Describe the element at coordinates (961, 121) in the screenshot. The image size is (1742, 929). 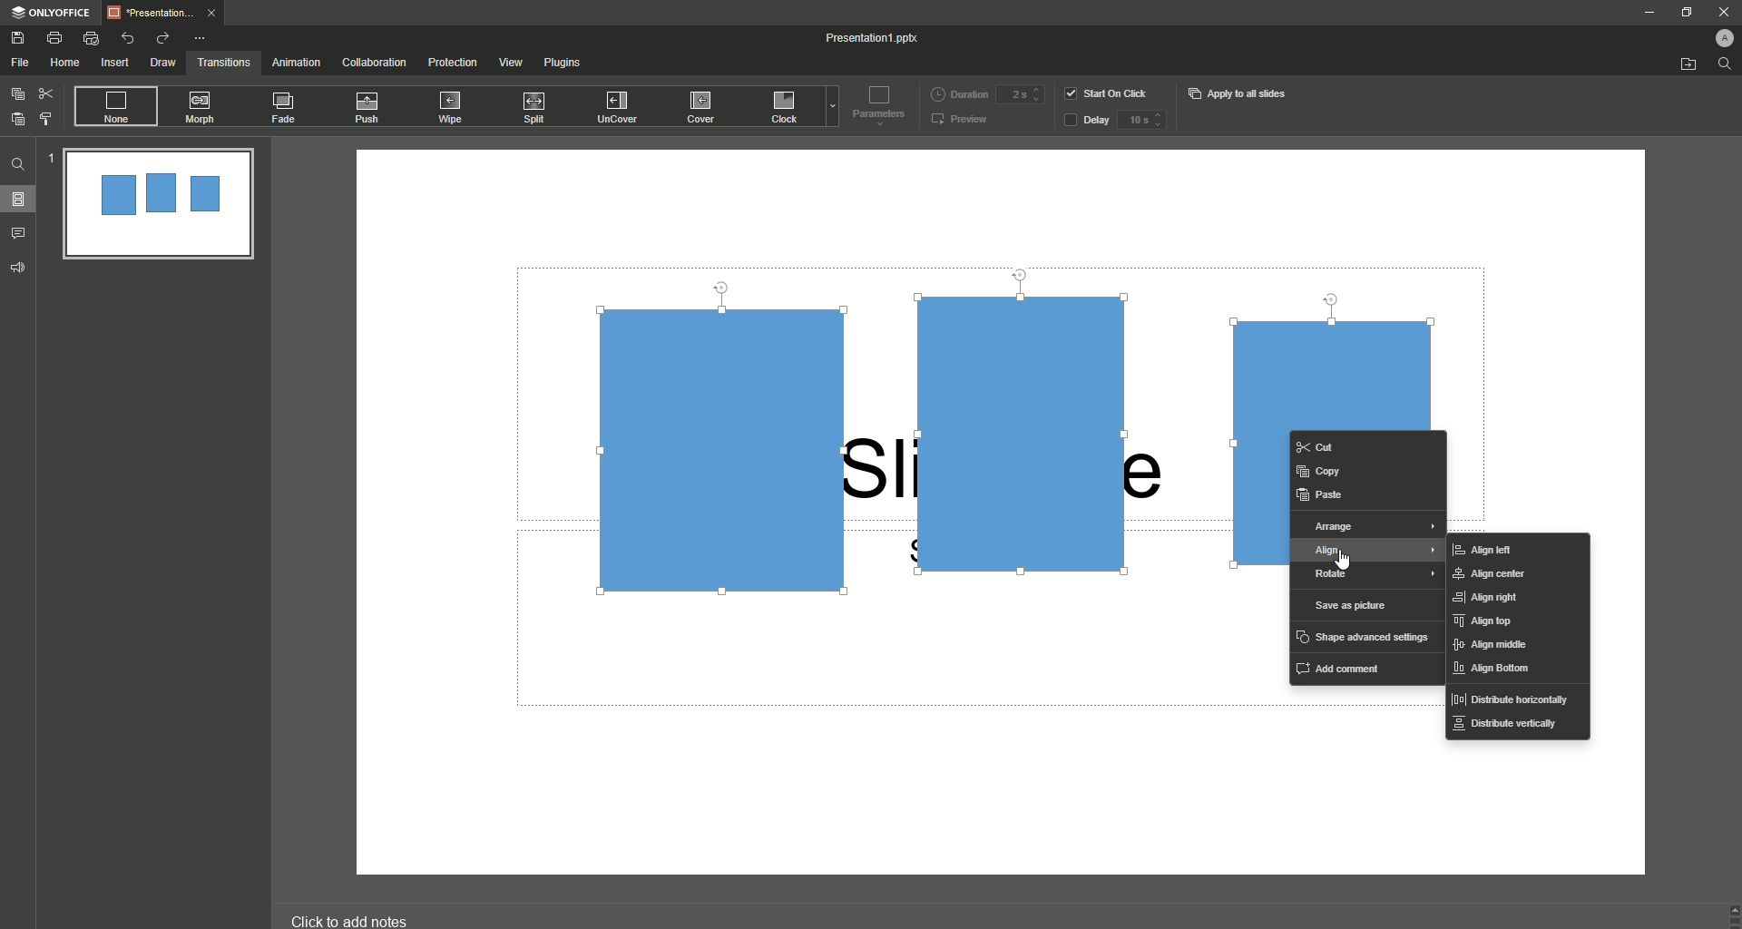
I see `Preview` at that location.